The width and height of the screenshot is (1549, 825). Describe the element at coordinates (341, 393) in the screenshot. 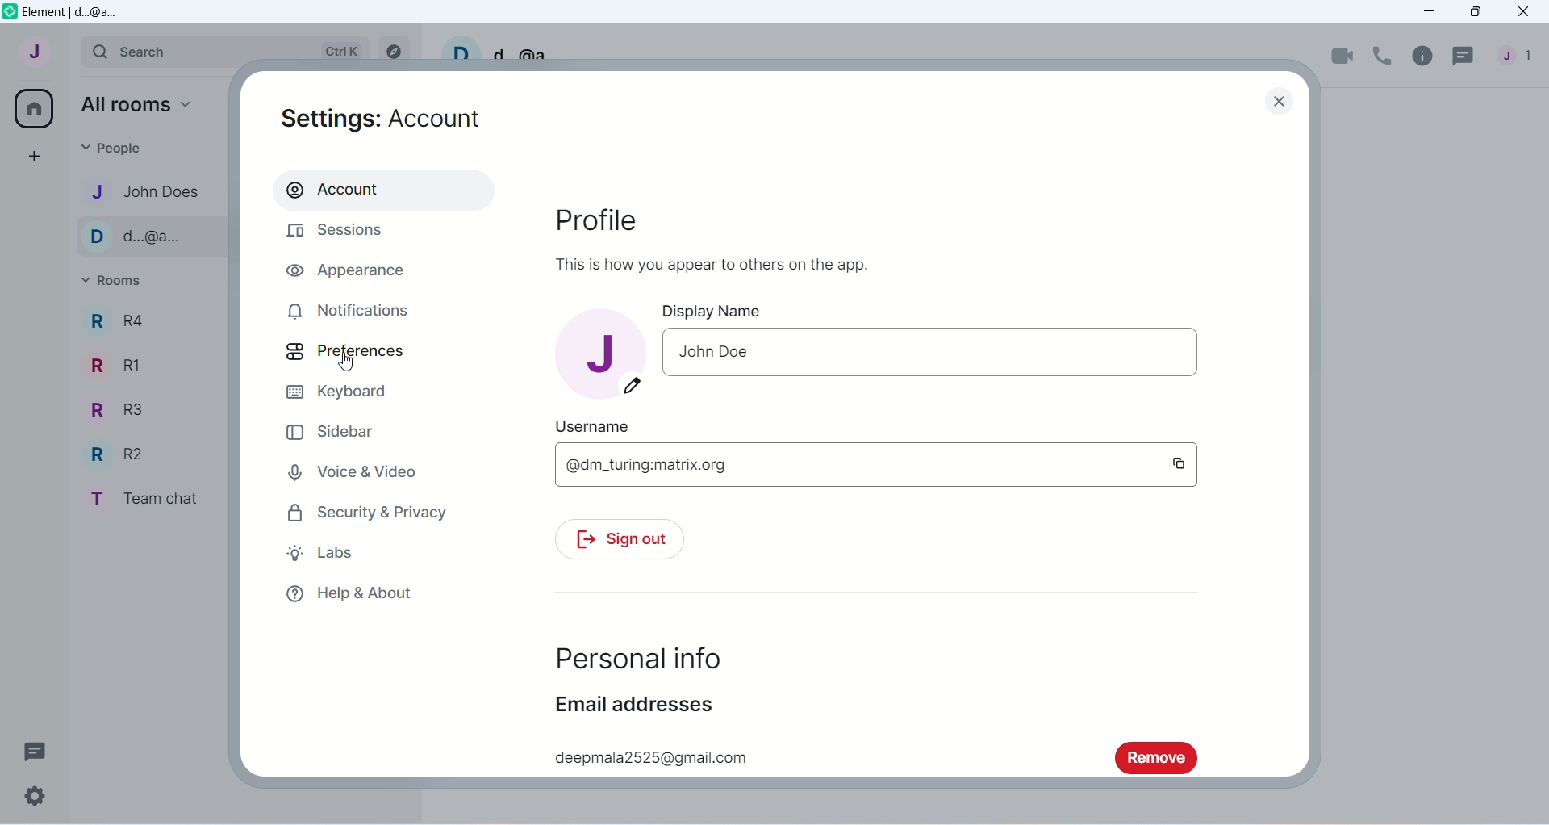

I see `Keyboard` at that location.